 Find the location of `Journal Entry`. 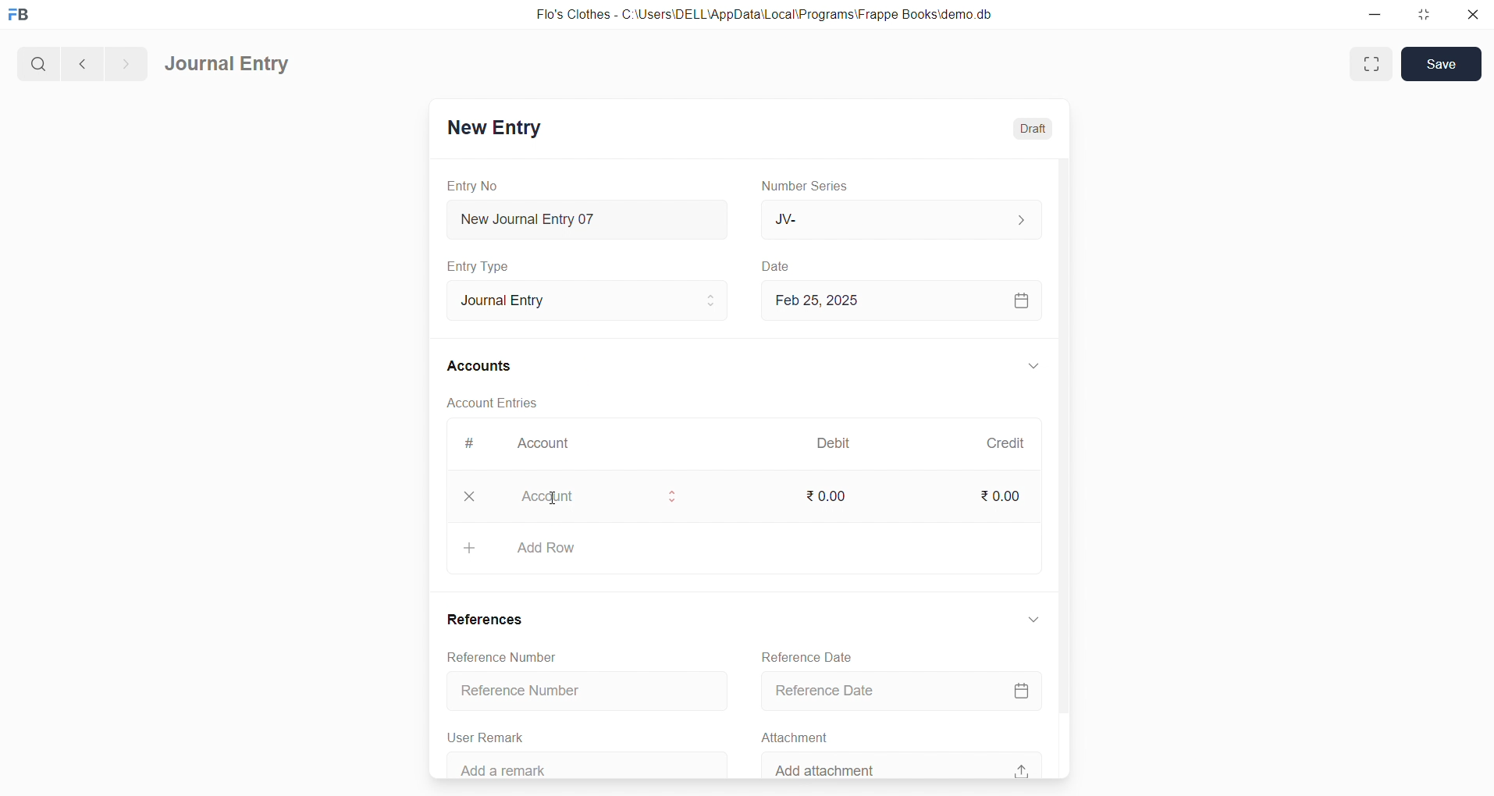

Journal Entry is located at coordinates (582, 300).